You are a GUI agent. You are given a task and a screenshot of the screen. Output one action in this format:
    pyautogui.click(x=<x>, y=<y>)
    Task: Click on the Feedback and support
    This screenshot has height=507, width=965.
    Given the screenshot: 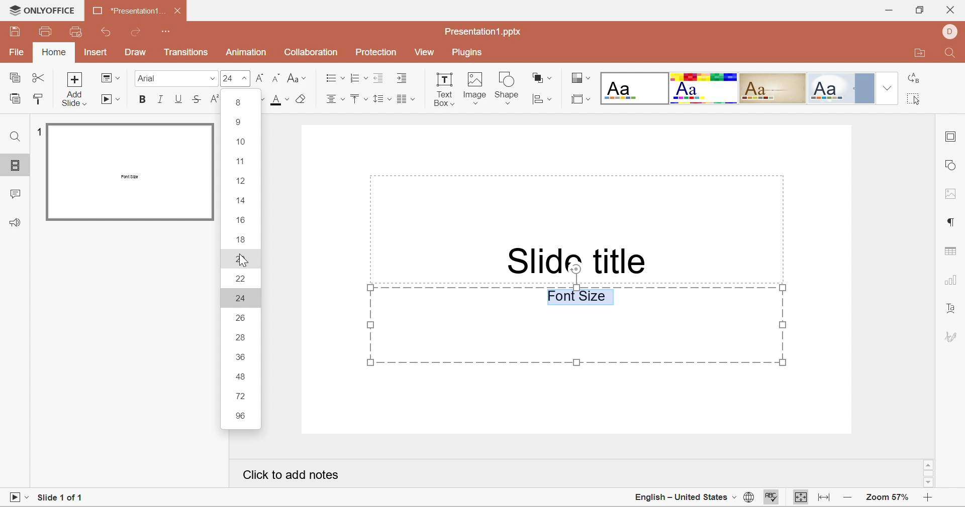 What is the action you would take?
    pyautogui.click(x=17, y=223)
    